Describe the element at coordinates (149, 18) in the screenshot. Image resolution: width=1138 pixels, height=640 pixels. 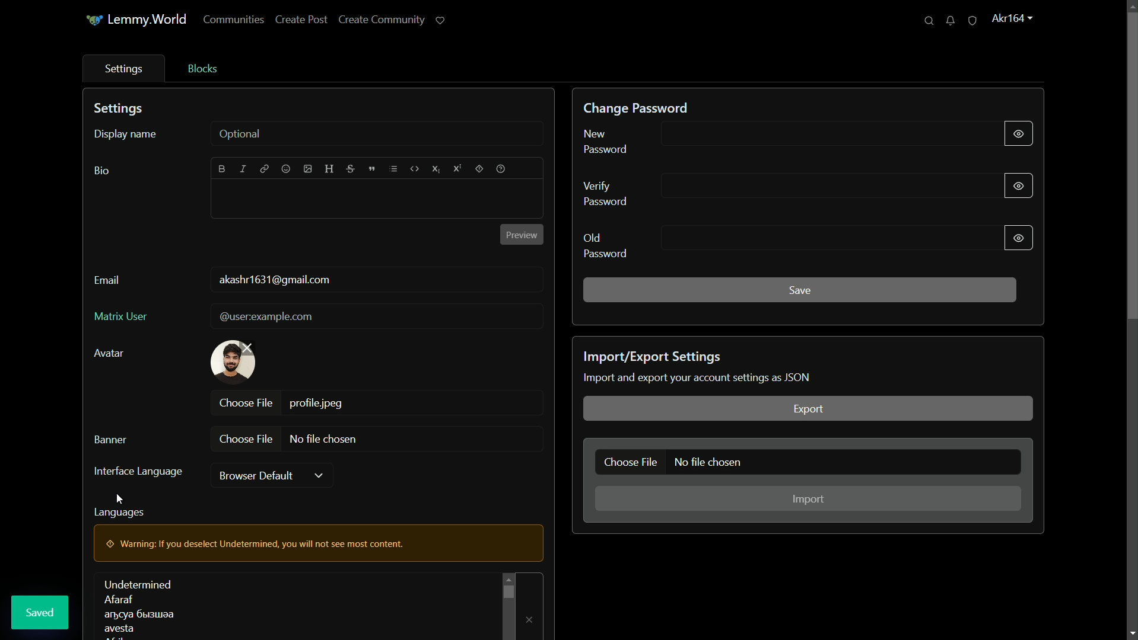
I see `server name` at that location.